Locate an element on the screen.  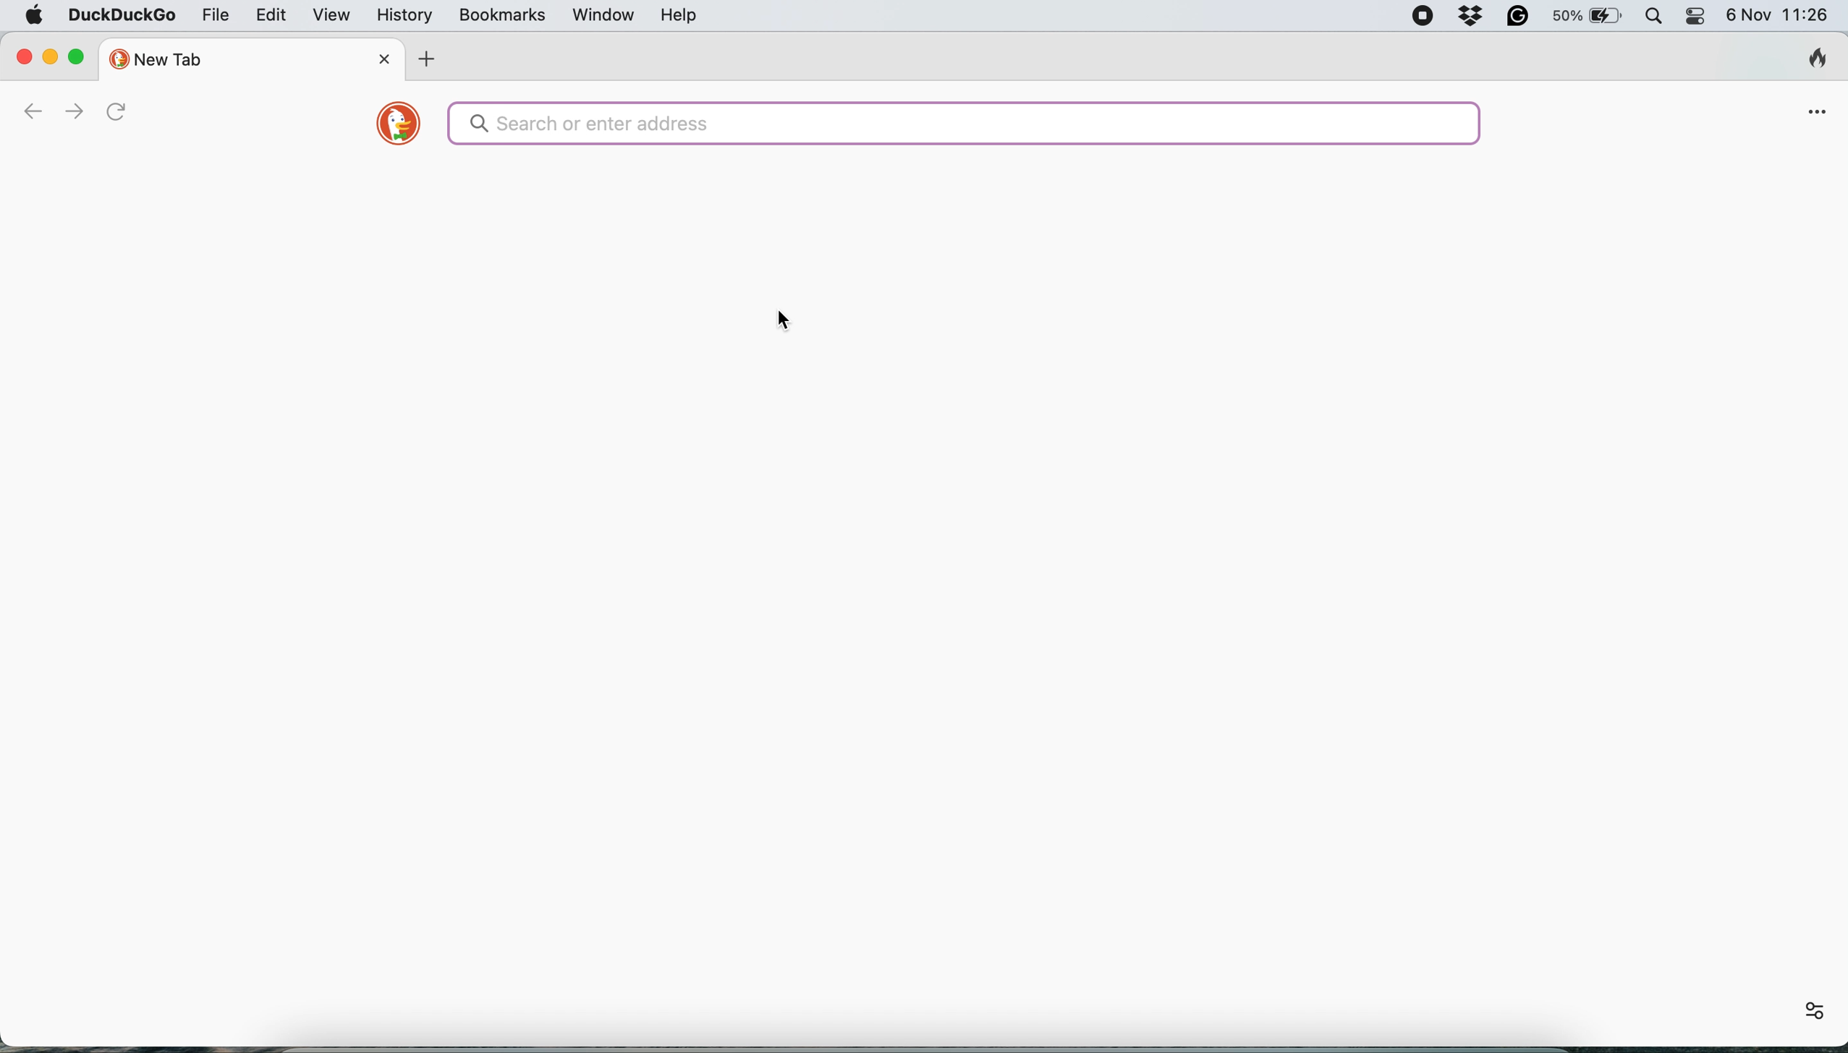
6 Nov 11:26 is located at coordinates (1780, 14).